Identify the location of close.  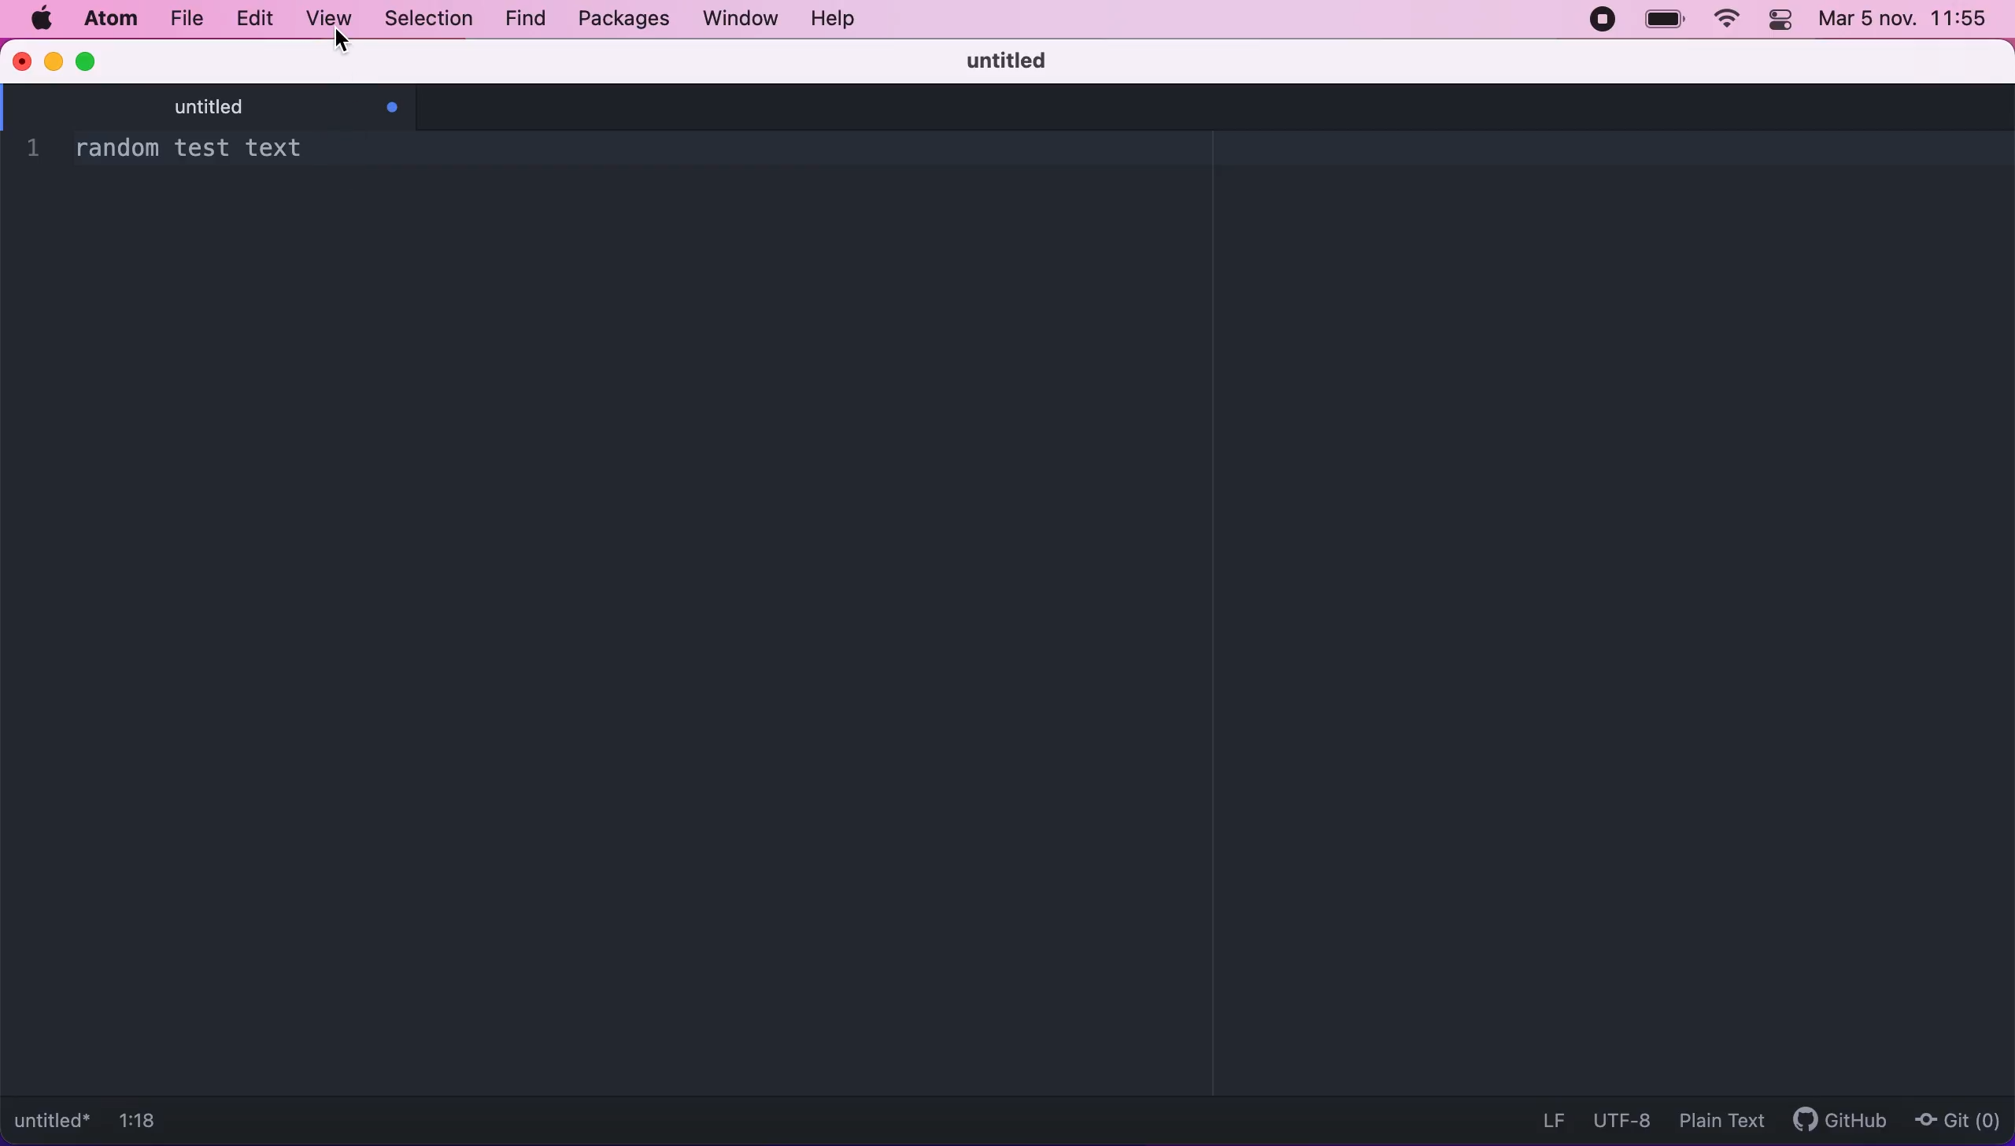
(23, 63).